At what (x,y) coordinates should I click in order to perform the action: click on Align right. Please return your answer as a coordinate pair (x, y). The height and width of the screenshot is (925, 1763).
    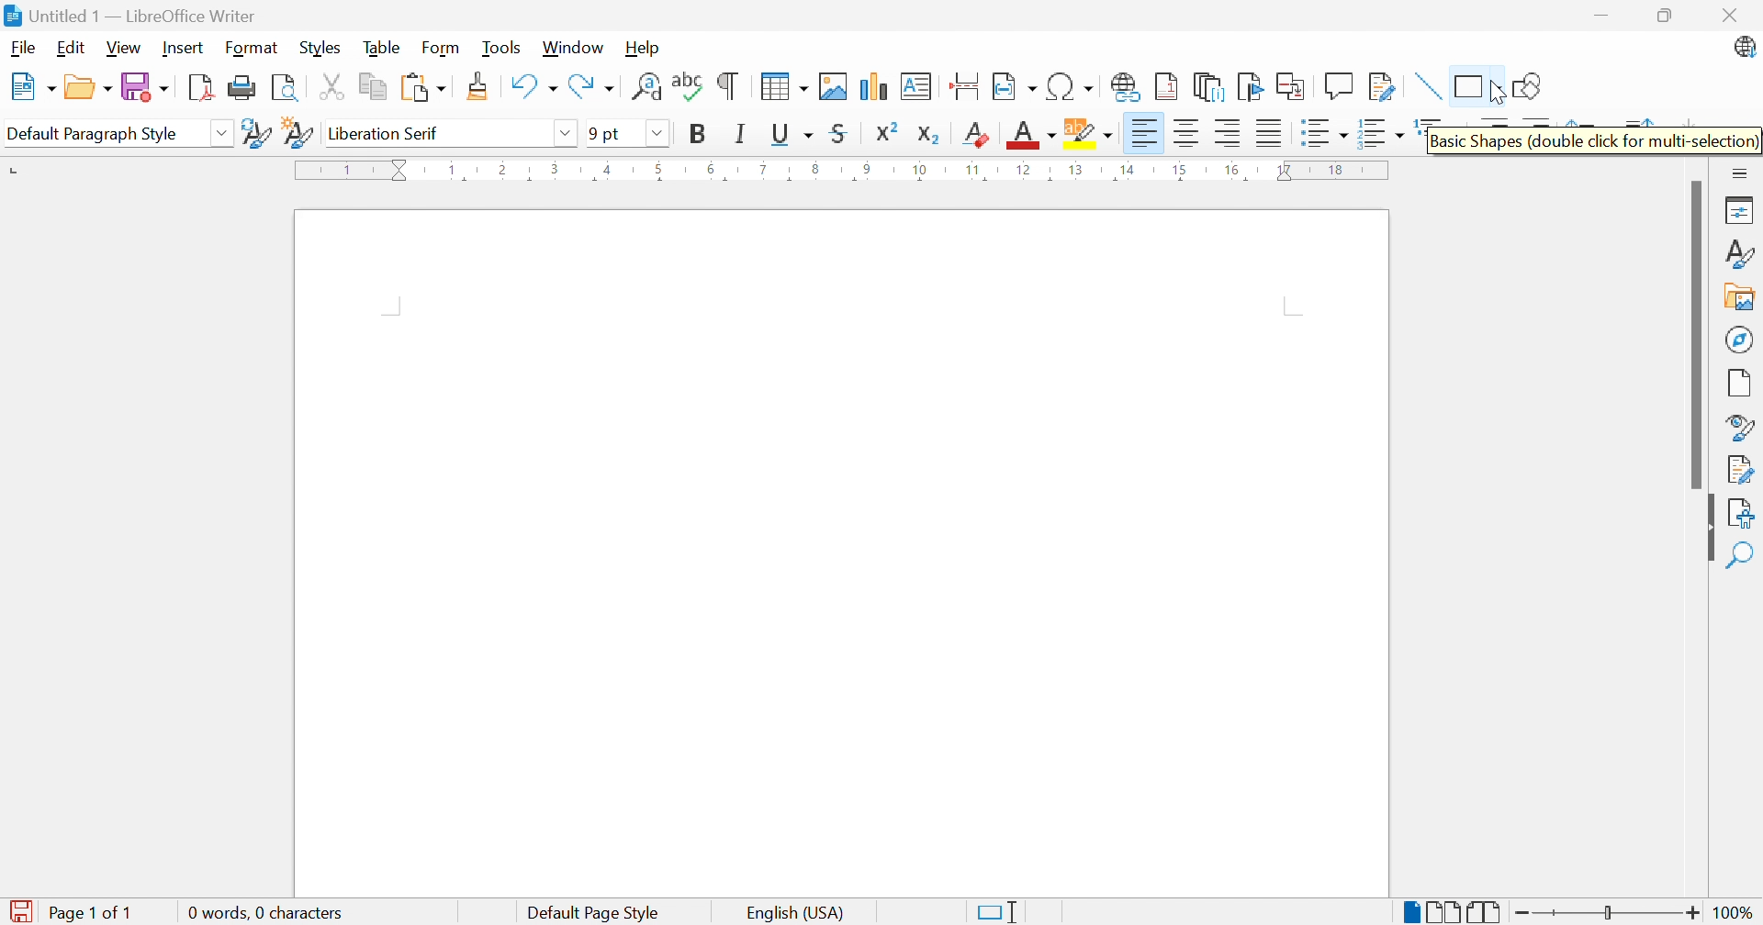
    Looking at the image, I should click on (1231, 134).